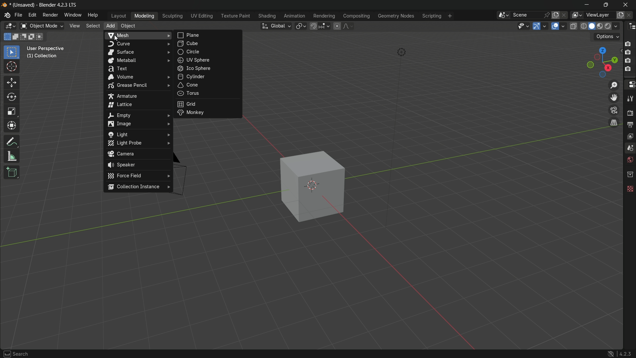  Describe the element at coordinates (610, 354) in the screenshot. I see `logo` at that location.